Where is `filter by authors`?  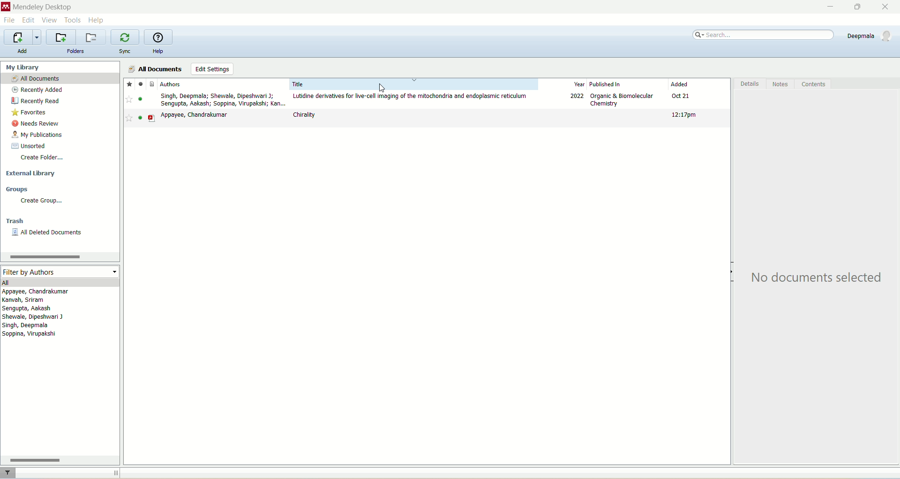
filter by authors is located at coordinates (59, 271).